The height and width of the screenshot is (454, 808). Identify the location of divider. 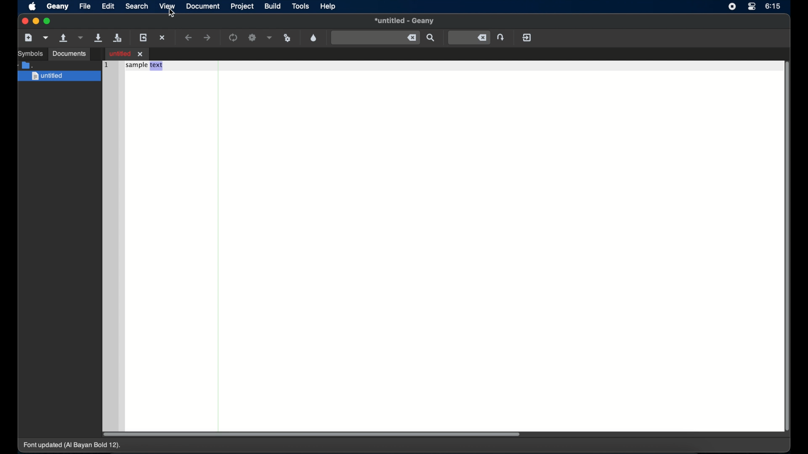
(219, 244).